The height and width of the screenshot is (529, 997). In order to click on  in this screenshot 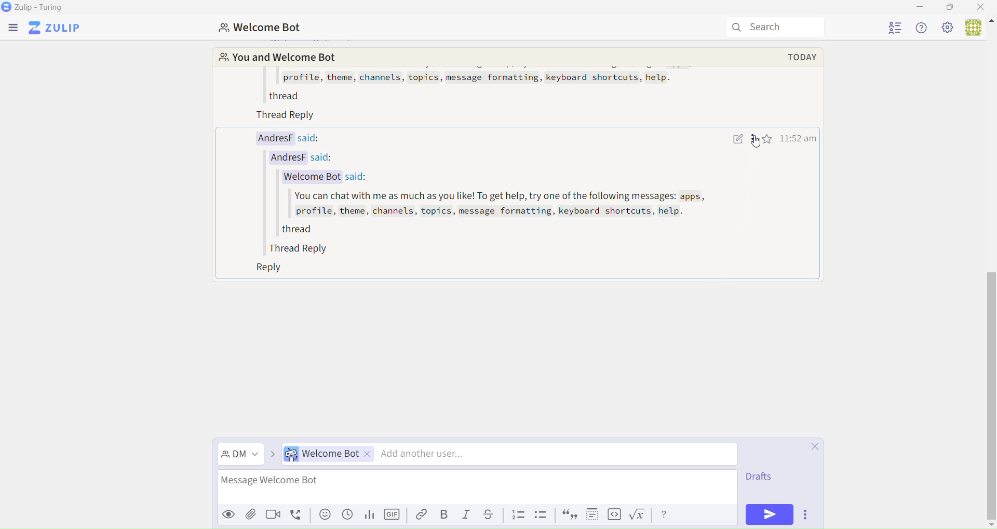, I will do `click(920, 8)`.